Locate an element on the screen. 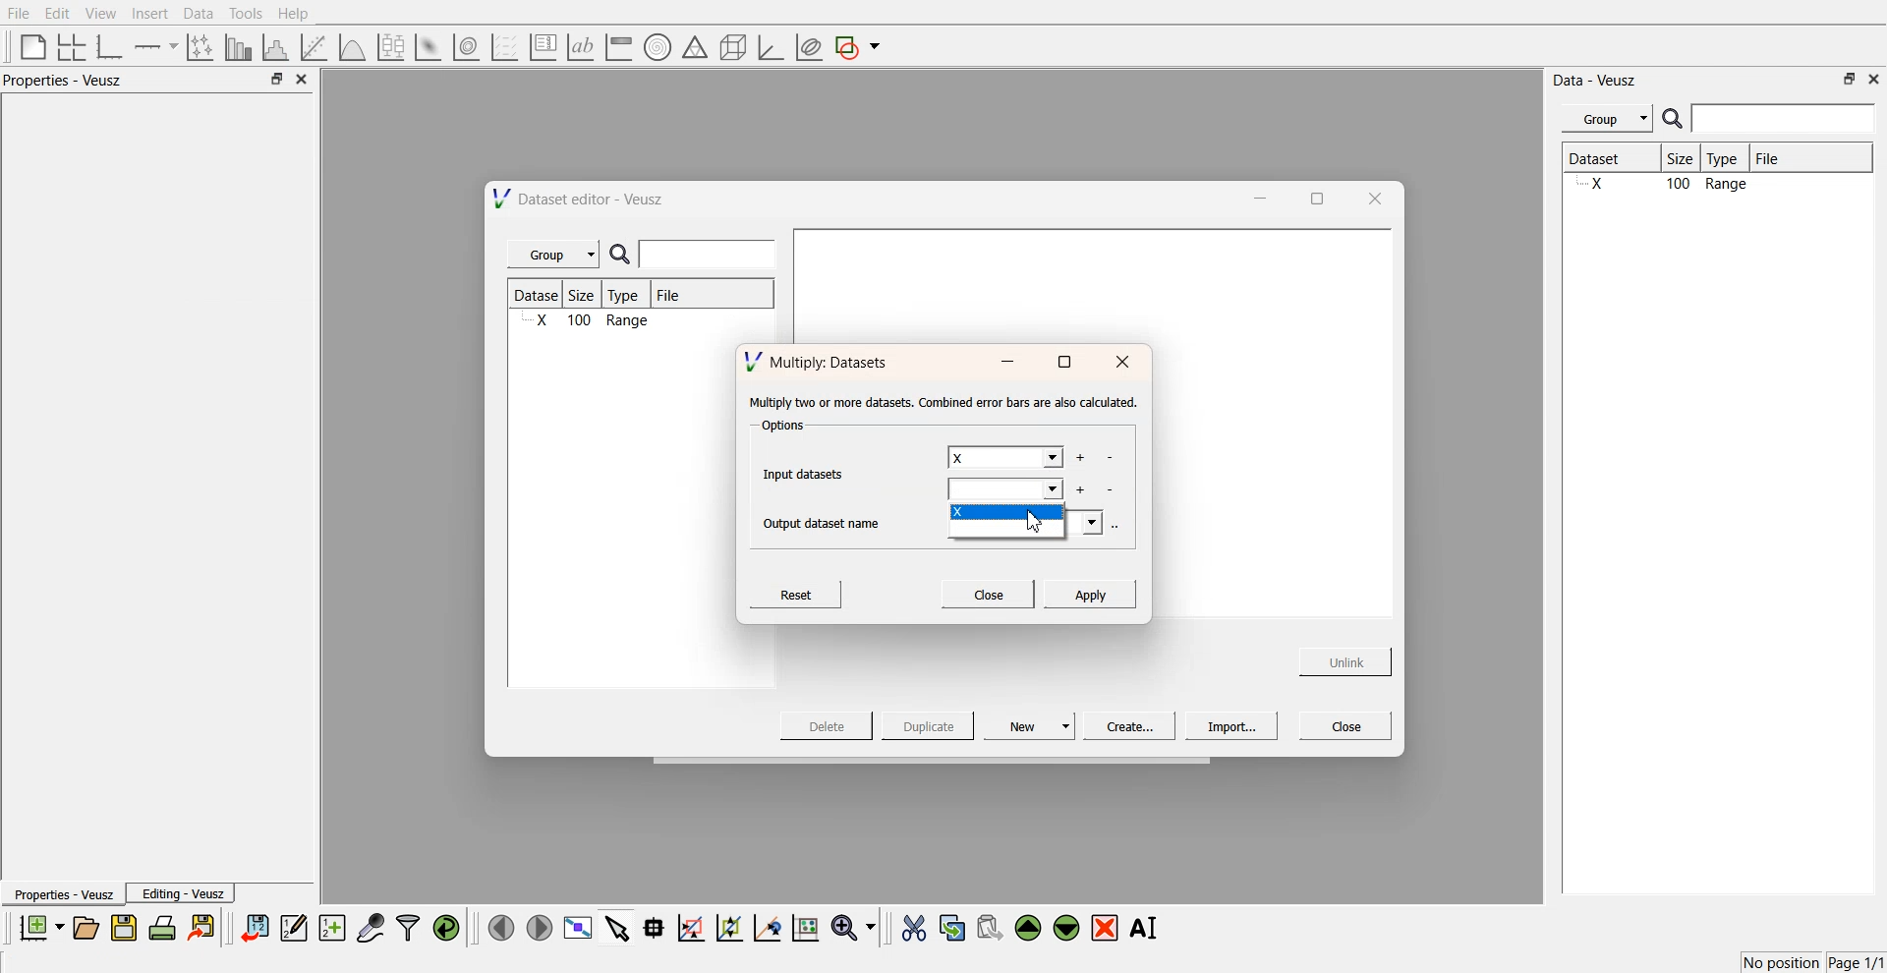  recenter the graph axes is located at coordinates (767, 927).